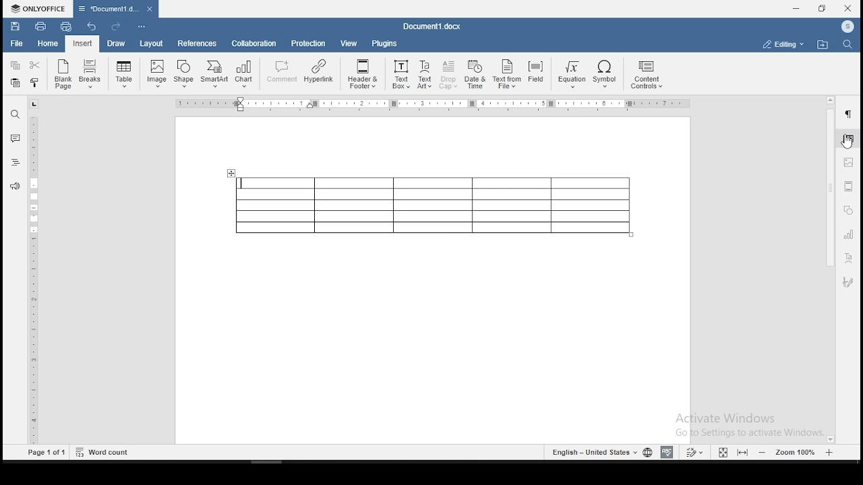 Image resolution: width=863 pixels, height=485 pixels. What do you see at coordinates (599, 451) in the screenshot?
I see `languages` at bounding box center [599, 451].